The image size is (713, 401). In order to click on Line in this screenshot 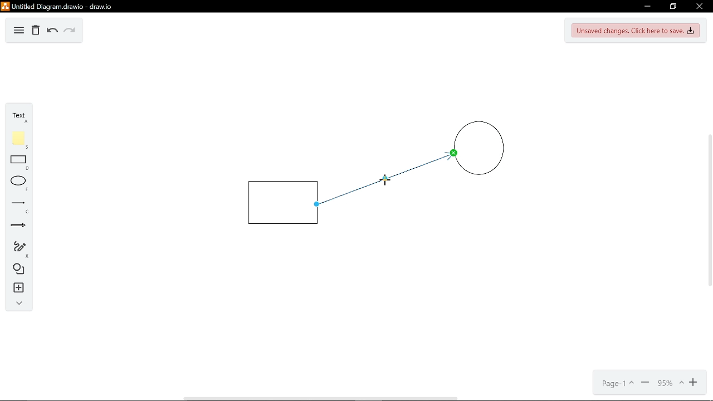, I will do `click(17, 204)`.